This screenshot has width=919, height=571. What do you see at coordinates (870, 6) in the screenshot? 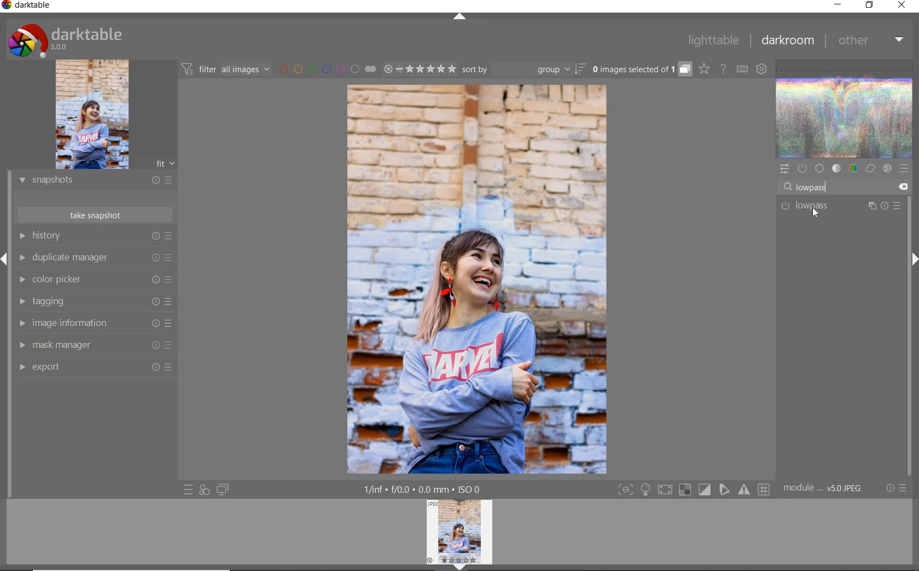
I see `restore` at bounding box center [870, 6].